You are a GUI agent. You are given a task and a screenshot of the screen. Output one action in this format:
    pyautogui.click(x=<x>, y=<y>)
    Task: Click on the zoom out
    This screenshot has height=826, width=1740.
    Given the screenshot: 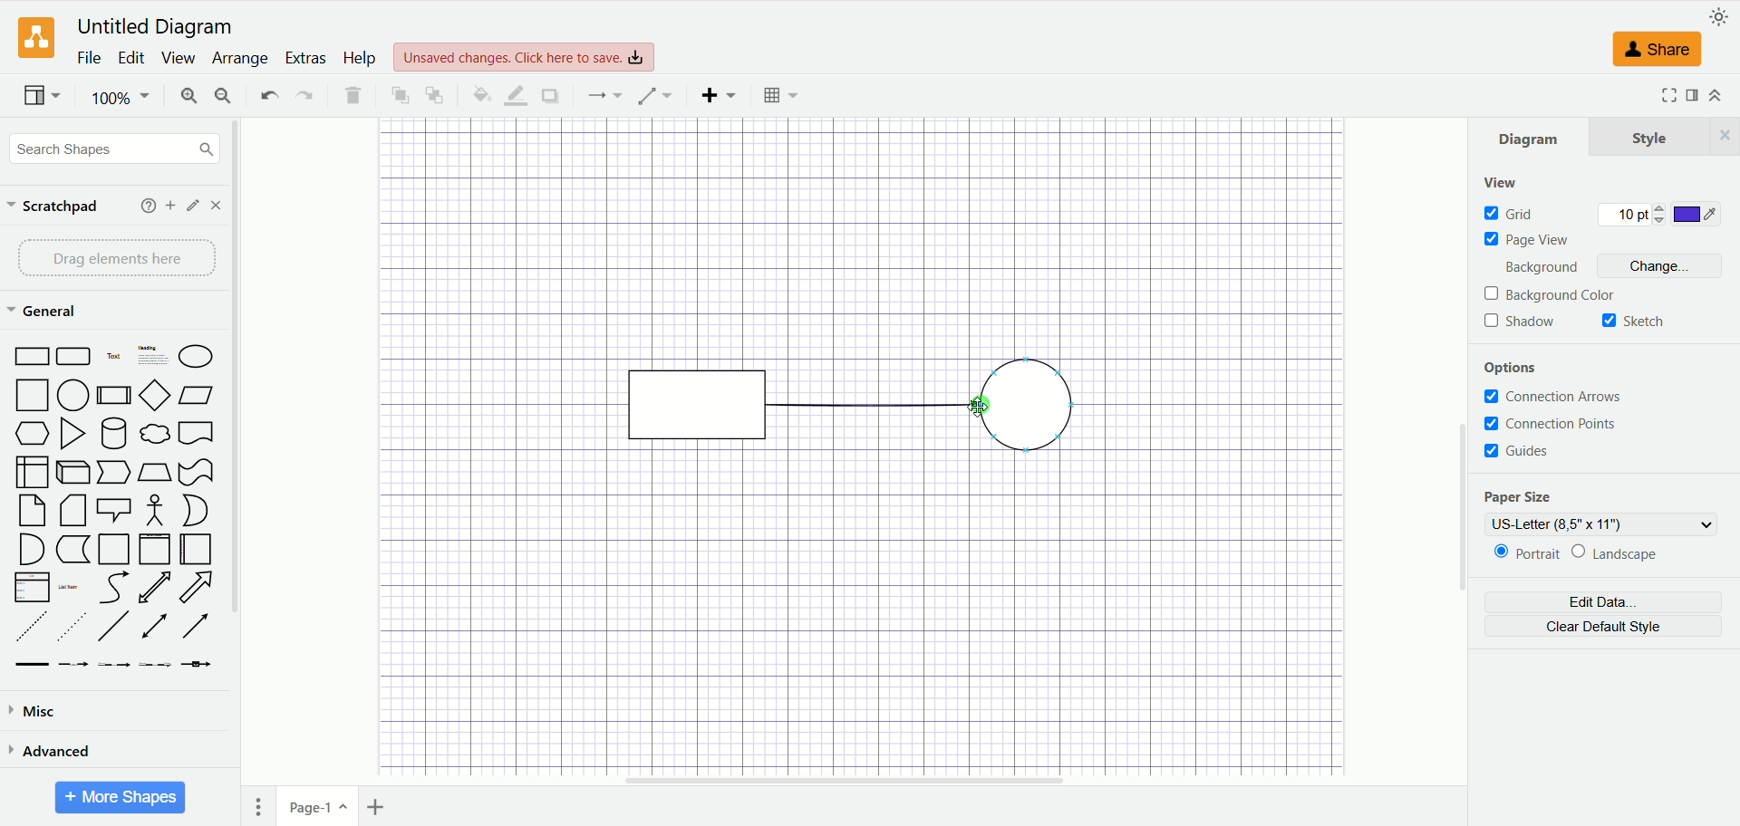 What is the action you would take?
    pyautogui.click(x=227, y=95)
    